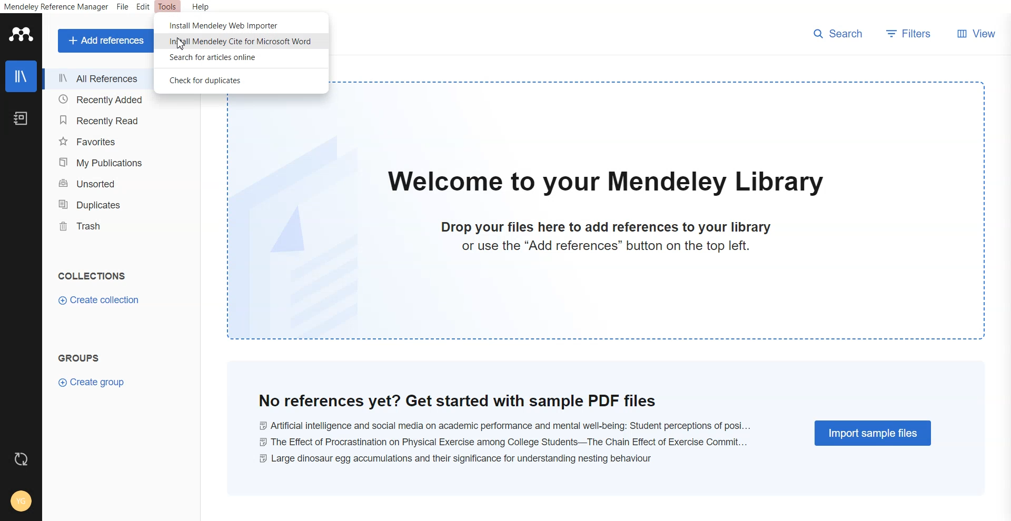 The image size is (1011, 521). I want to click on Filters, so click(910, 35).